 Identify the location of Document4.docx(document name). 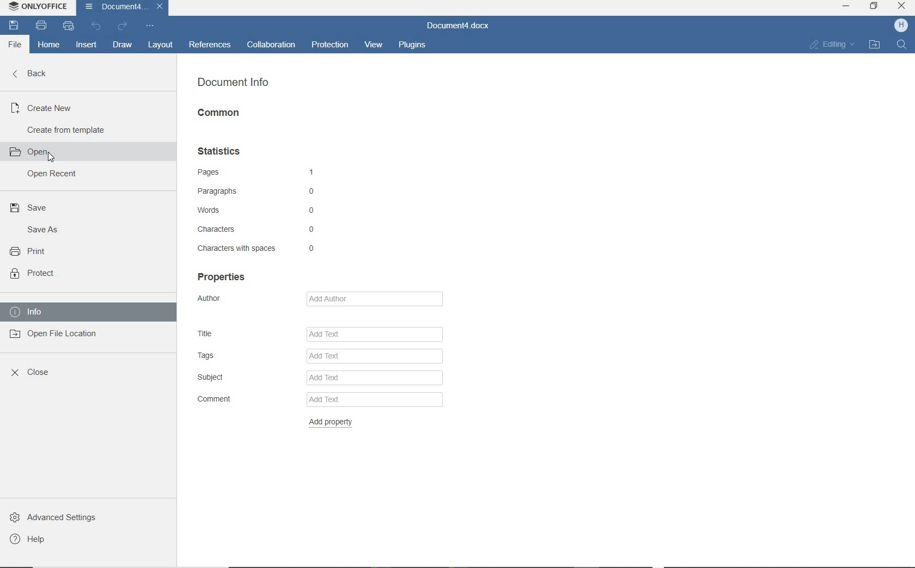
(460, 26).